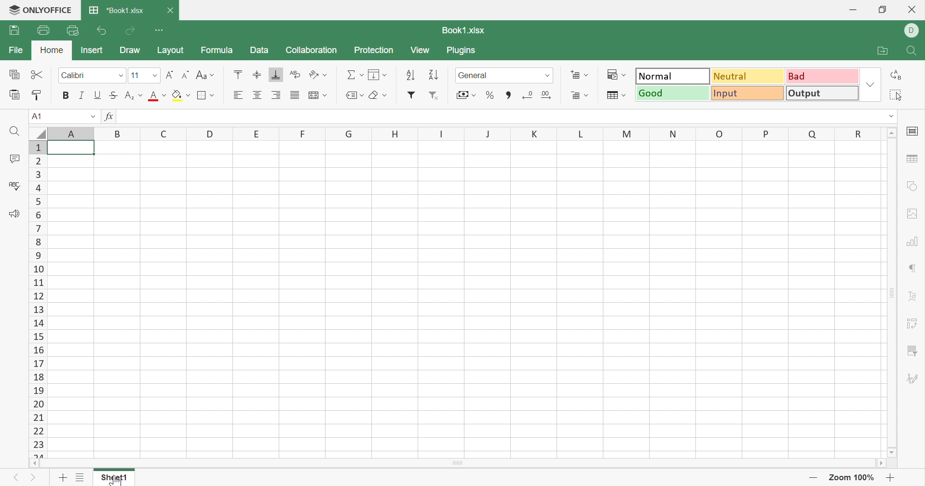 The height and width of the screenshot is (486, 925). Describe the element at coordinates (379, 74) in the screenshot. I see `Fill` at that location.